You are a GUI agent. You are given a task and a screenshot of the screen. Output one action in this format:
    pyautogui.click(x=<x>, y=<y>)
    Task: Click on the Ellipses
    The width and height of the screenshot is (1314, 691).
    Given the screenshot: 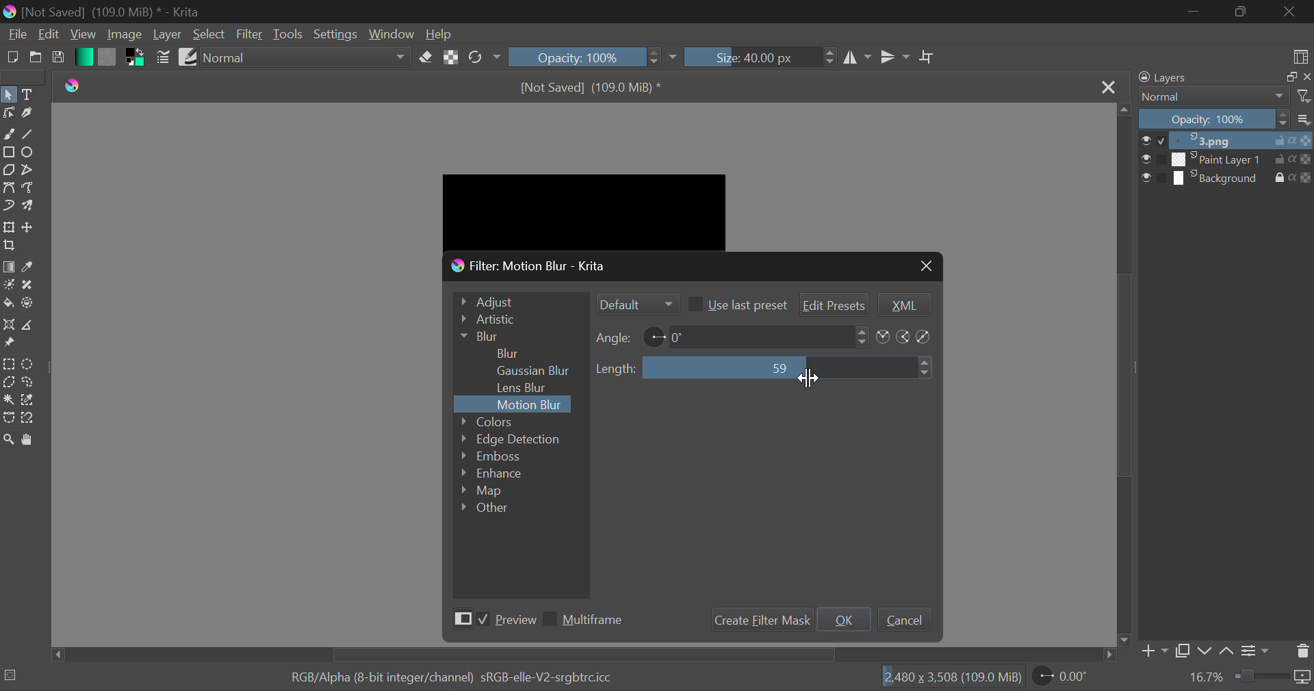 What is the action you would take?
    pyautogui.click(x=29, y=153)
    